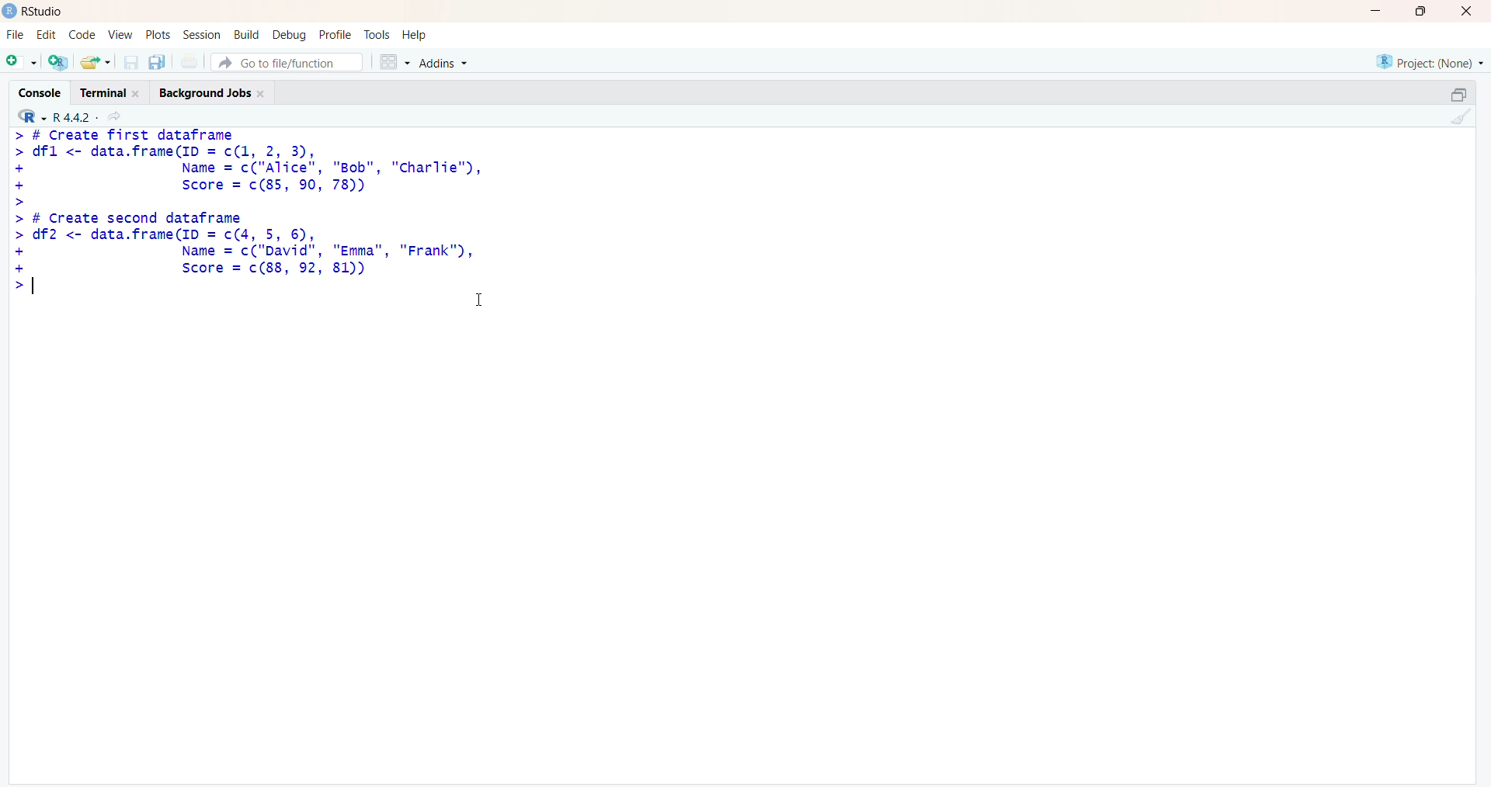 The image size is (1491, 787). Describe the element at coordinates (23, 63) in the screenshot. I see `new file` at that location.